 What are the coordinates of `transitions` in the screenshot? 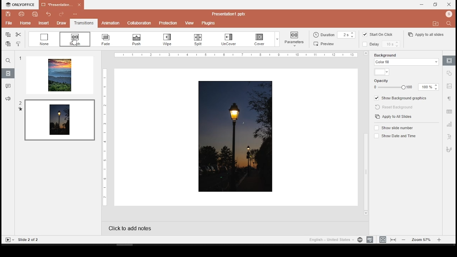 It's located at (83, 23).